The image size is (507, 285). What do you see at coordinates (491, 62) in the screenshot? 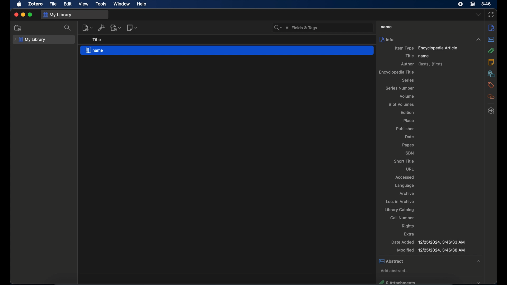
I see `notes` at bounding box center [491, 62].